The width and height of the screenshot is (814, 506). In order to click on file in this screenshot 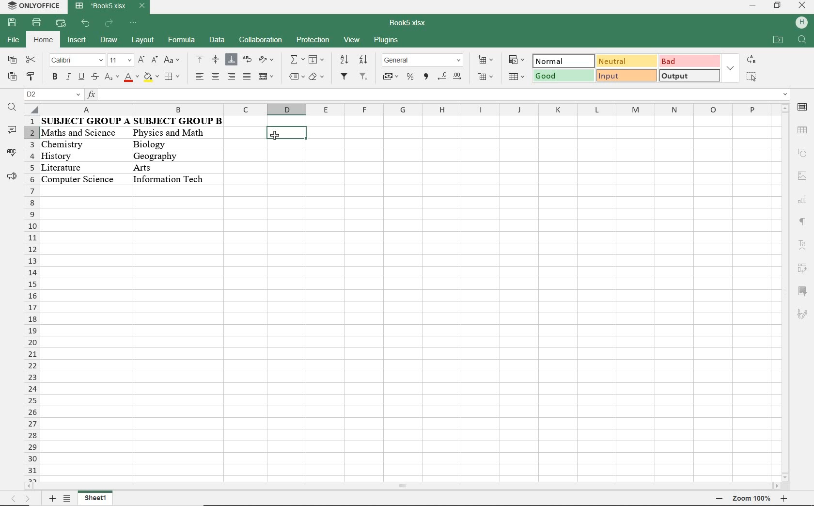, I will do `click(12, 40)`.